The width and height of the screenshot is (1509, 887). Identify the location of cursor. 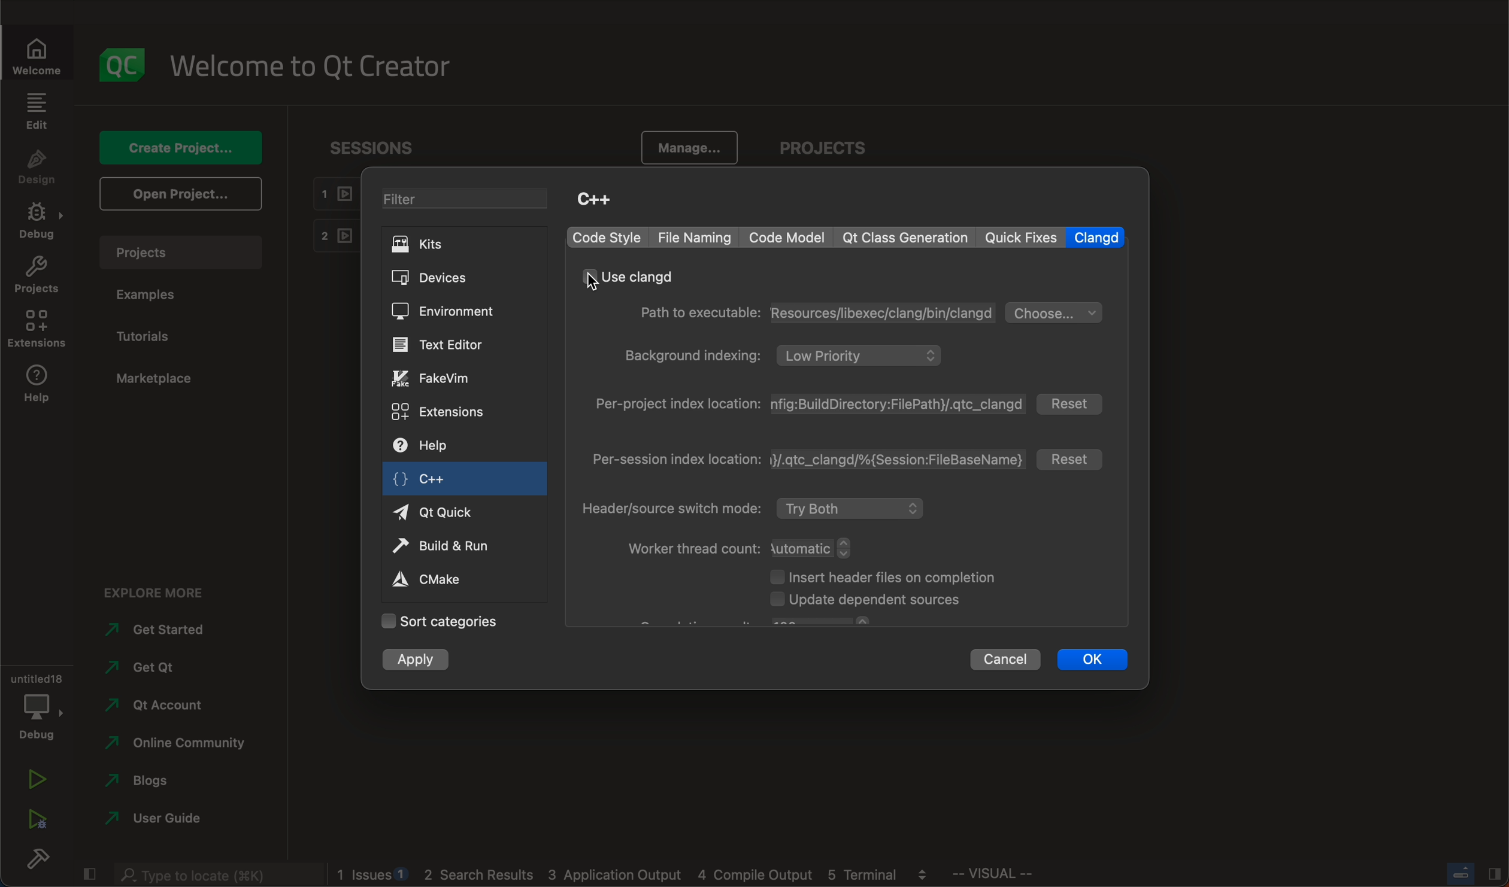
(592, 277).